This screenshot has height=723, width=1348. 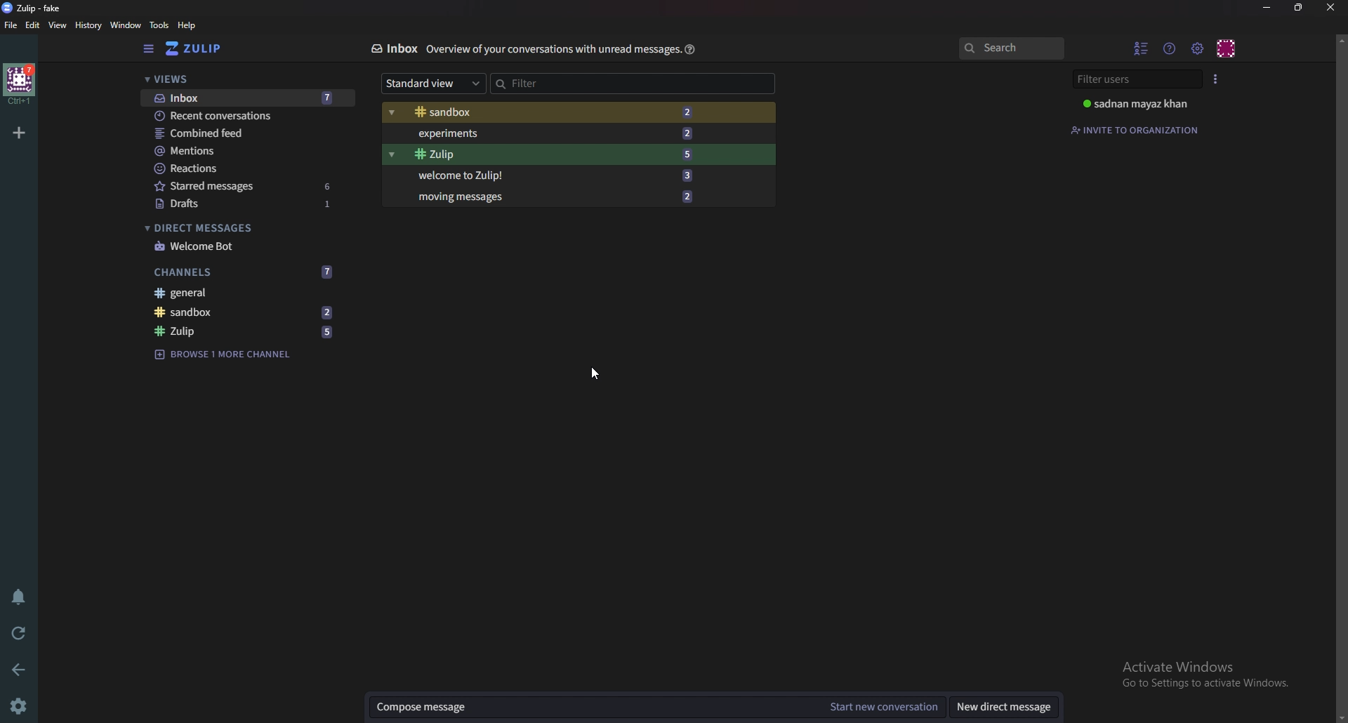 I want to click on Resize, so click(x=1298, y=7).